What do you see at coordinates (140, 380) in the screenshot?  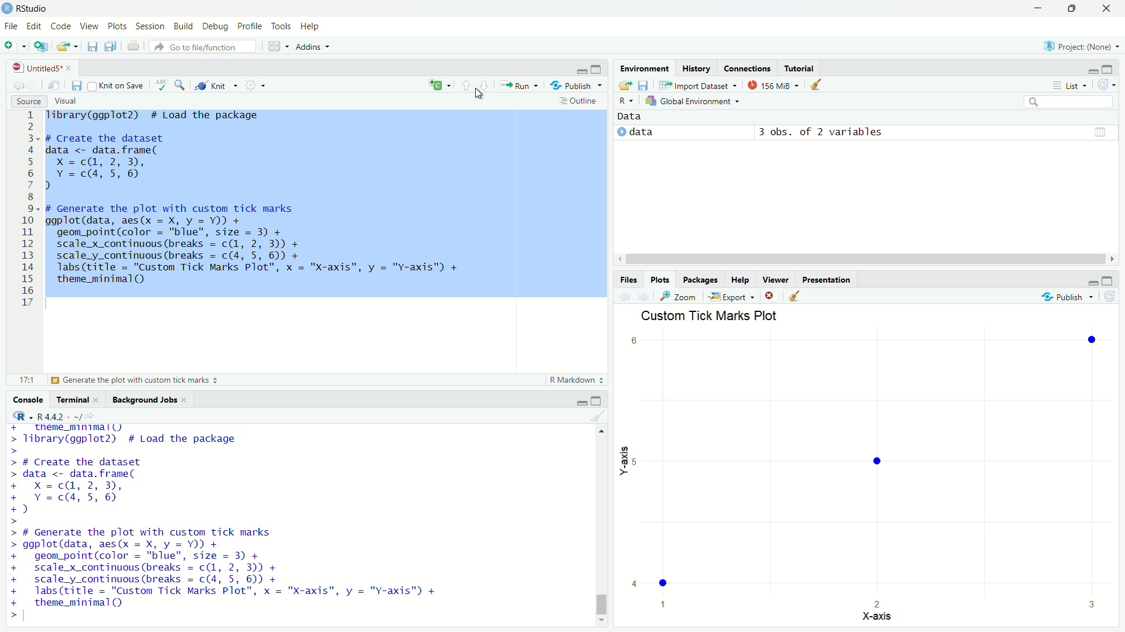 I see `generate the plot with custom tick marks` at bounding box center [140, 380].